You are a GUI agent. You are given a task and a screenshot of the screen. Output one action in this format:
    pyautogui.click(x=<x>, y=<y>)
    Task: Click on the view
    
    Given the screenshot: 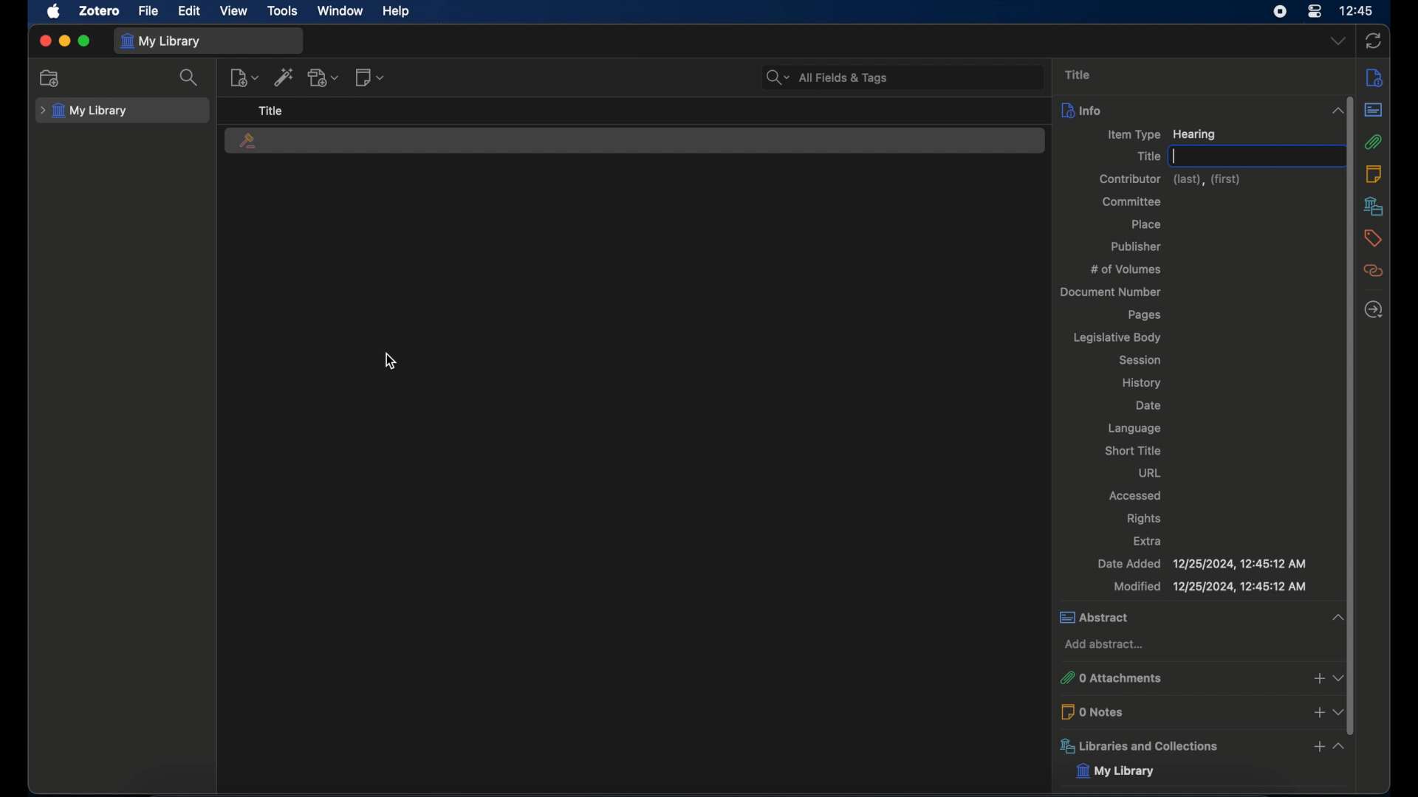 What is the action you would take?
    pyautogui.click(x=233, y=11)
    